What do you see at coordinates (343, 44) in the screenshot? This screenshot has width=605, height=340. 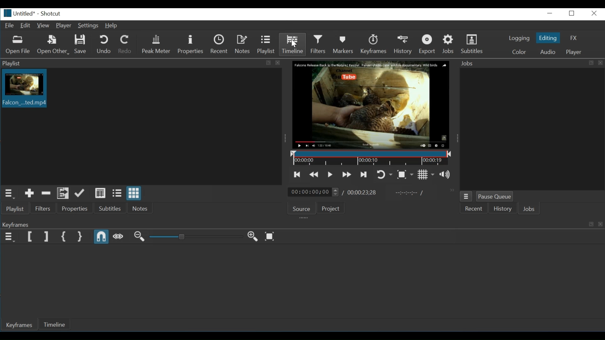 I see `Markers` at bounding box center [343, 44].